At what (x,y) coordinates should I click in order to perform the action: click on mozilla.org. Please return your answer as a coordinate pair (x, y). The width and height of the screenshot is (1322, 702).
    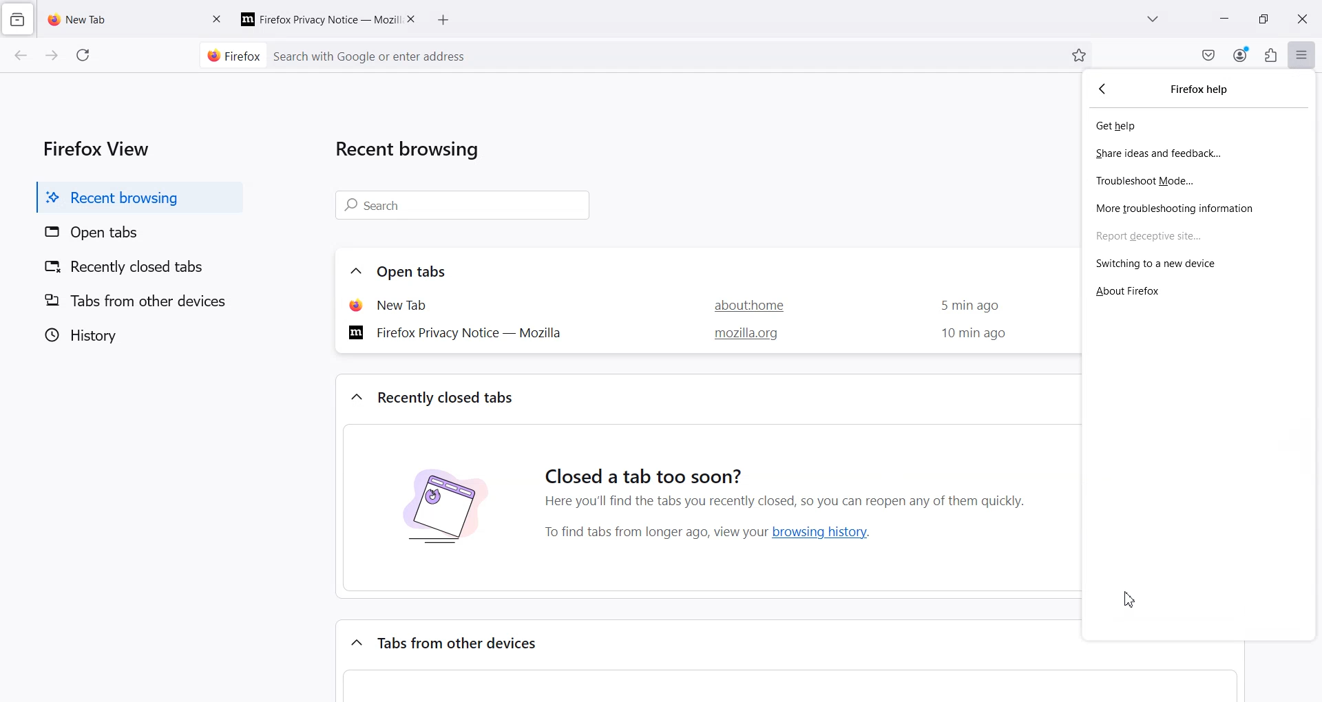
    Looking at the image, I should click on (742, 335).